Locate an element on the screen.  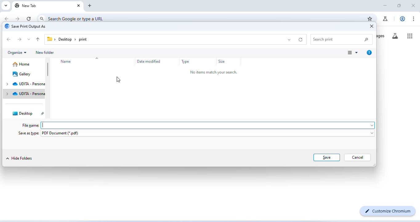
images is located at coordinates (381, 36).